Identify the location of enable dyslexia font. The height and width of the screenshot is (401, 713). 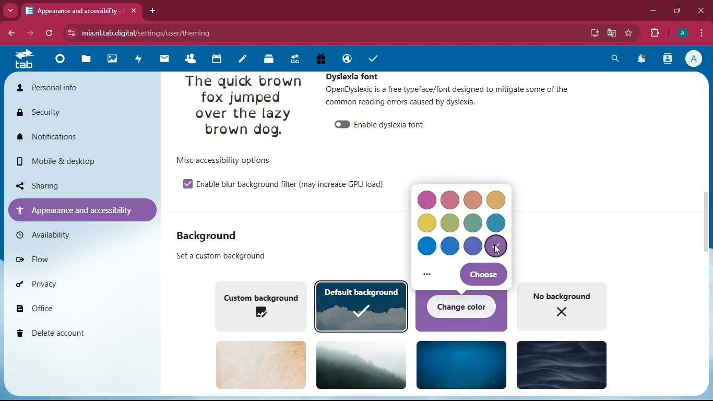
(393, 124).